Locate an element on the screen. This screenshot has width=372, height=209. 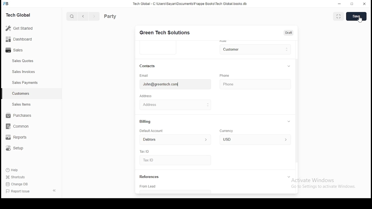
Help is located at coordinates (13, 171).